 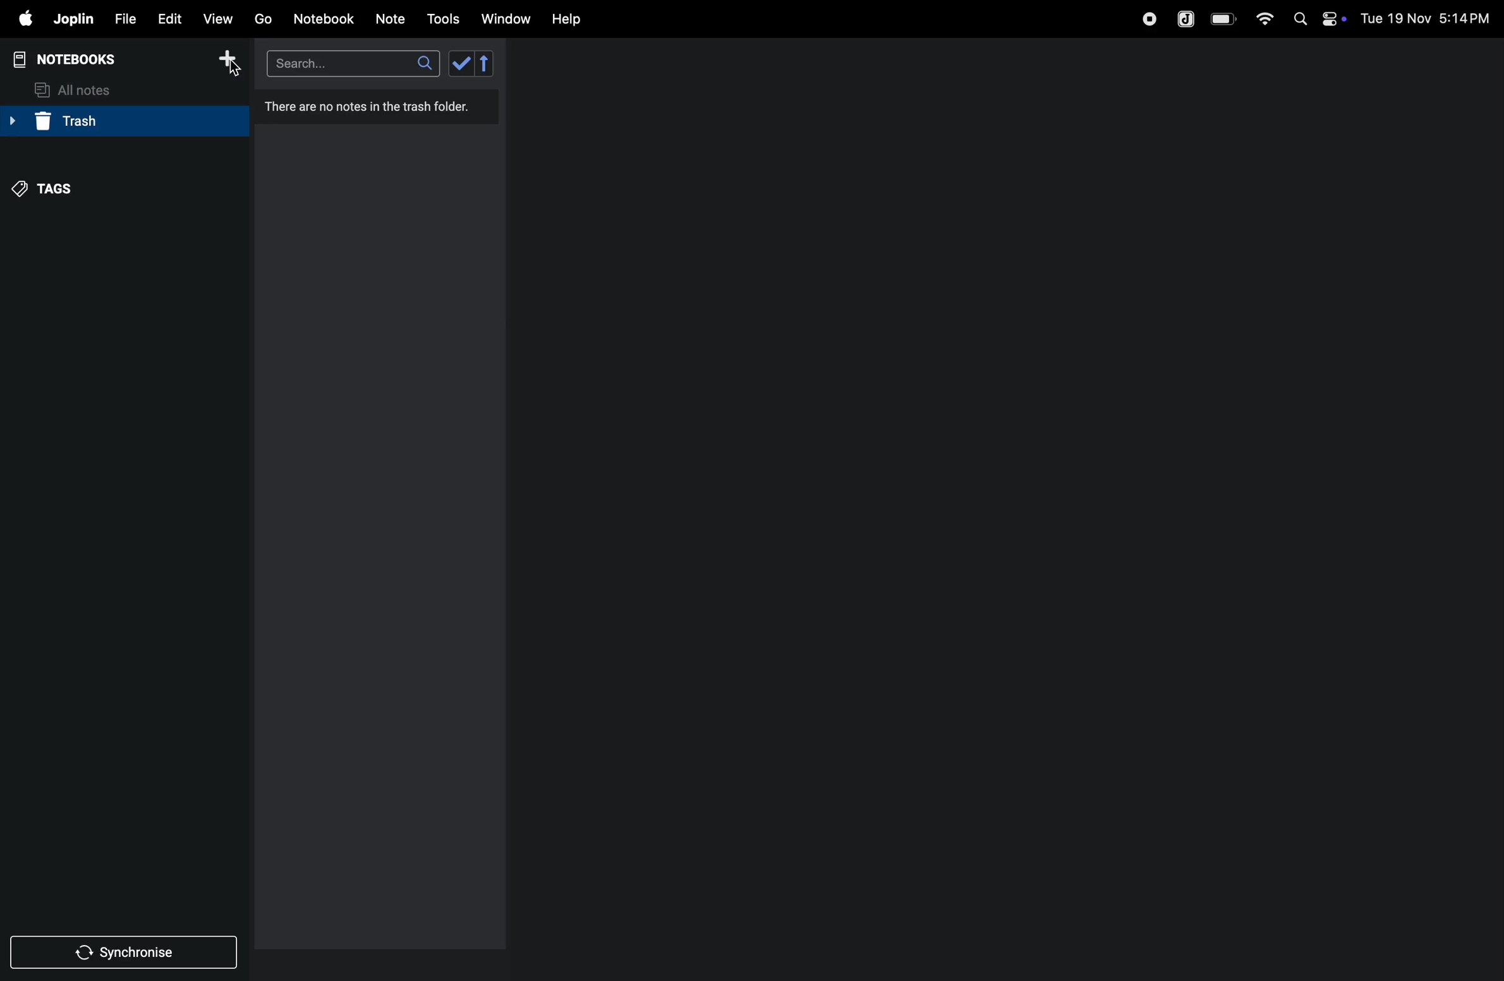 I want to click on check, so click(x=460, y=63).